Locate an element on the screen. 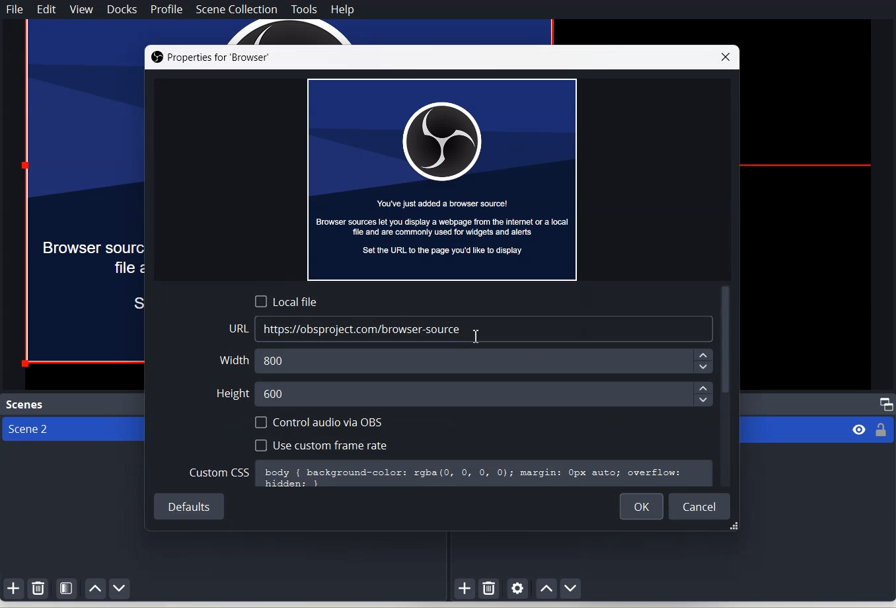 This screenshot has height=608, width=896. Edit is located at coordinates (48, 9).